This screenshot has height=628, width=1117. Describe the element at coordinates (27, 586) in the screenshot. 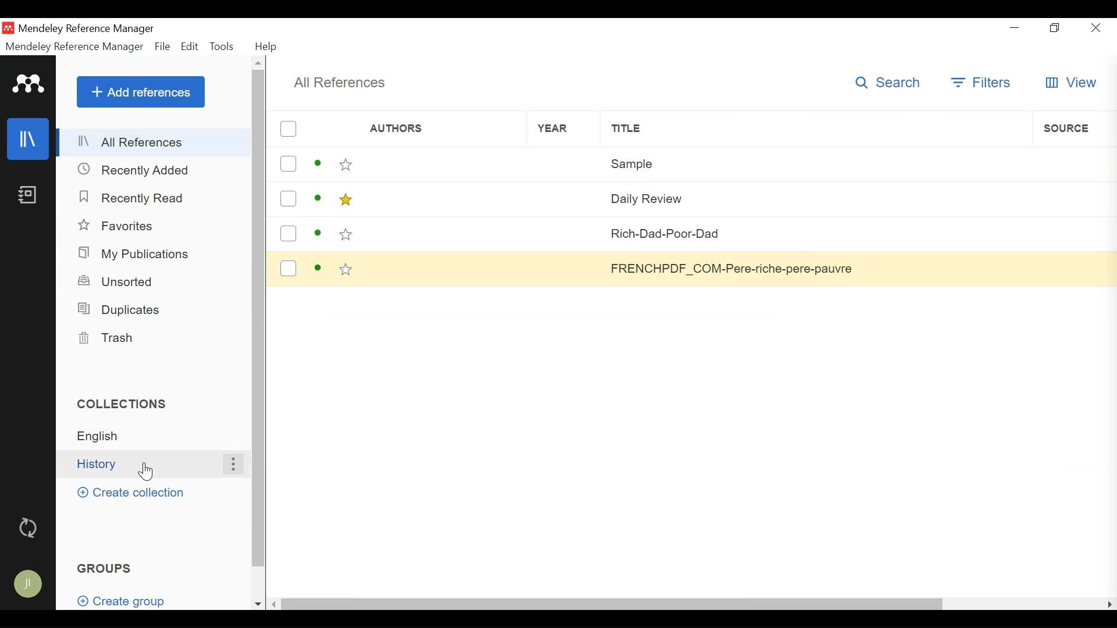

I see `Avatar` at that location.